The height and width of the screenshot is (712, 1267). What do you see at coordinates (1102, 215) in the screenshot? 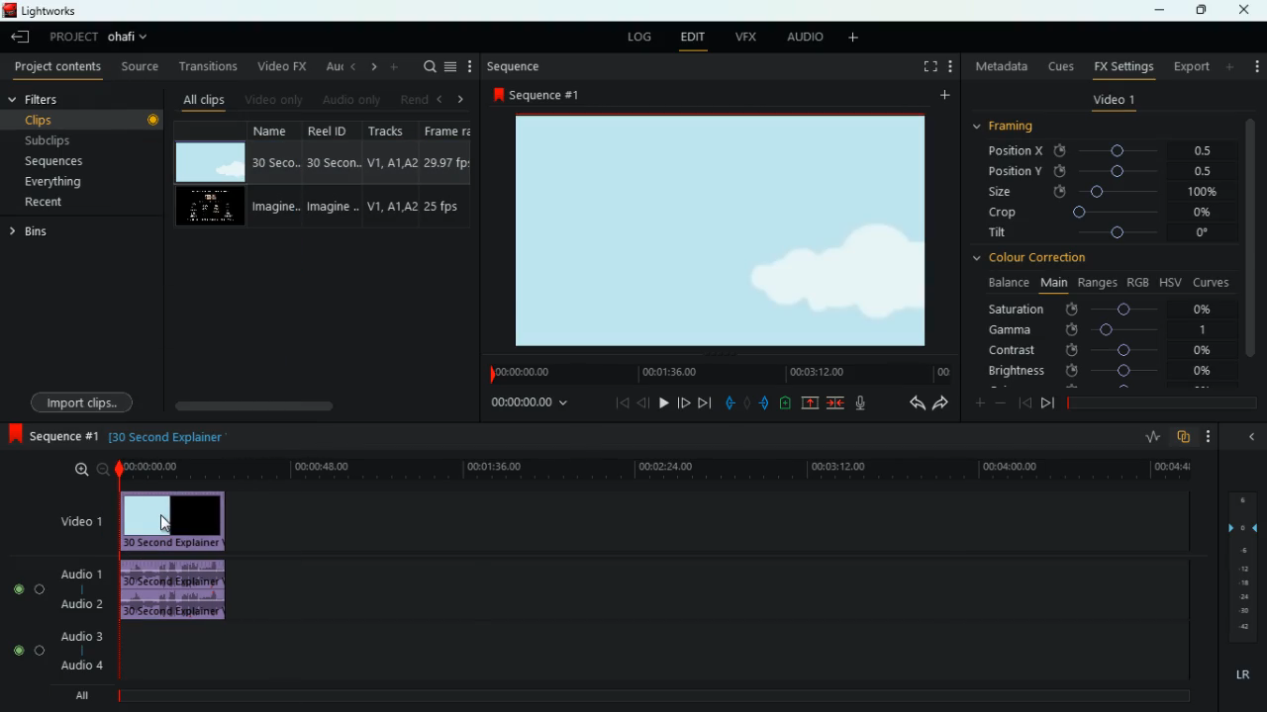
I see `crop` at bounding box center [1102, 215].